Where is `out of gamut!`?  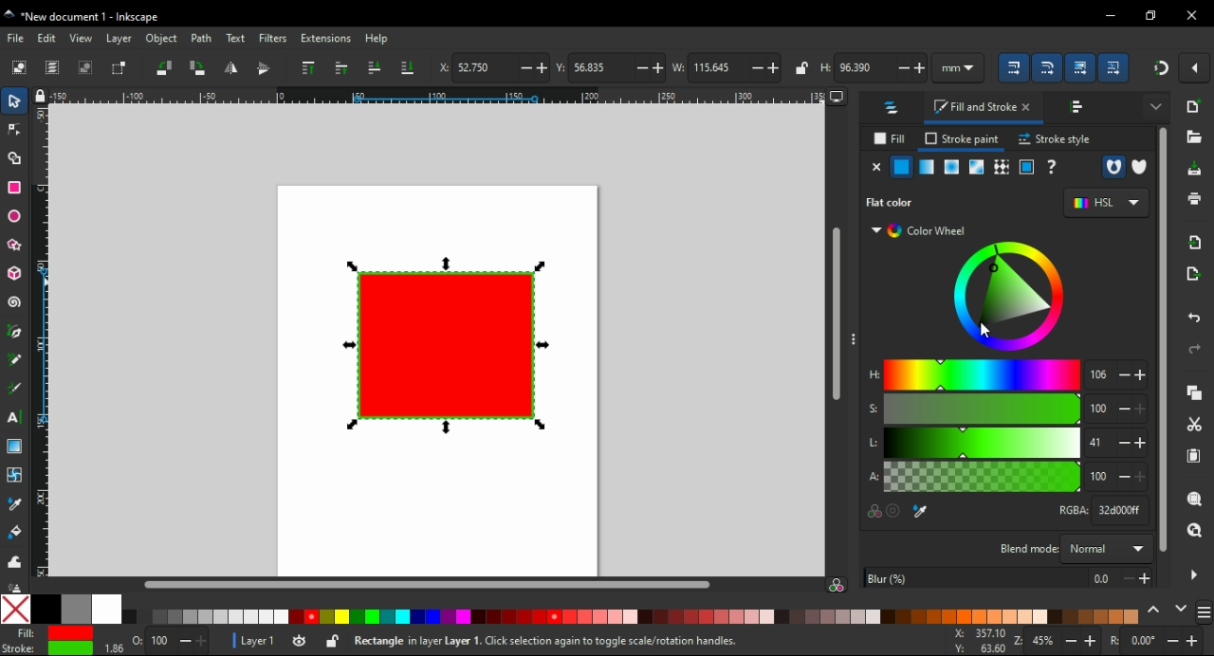
out of gamut! is located at coordinates (896, 512).